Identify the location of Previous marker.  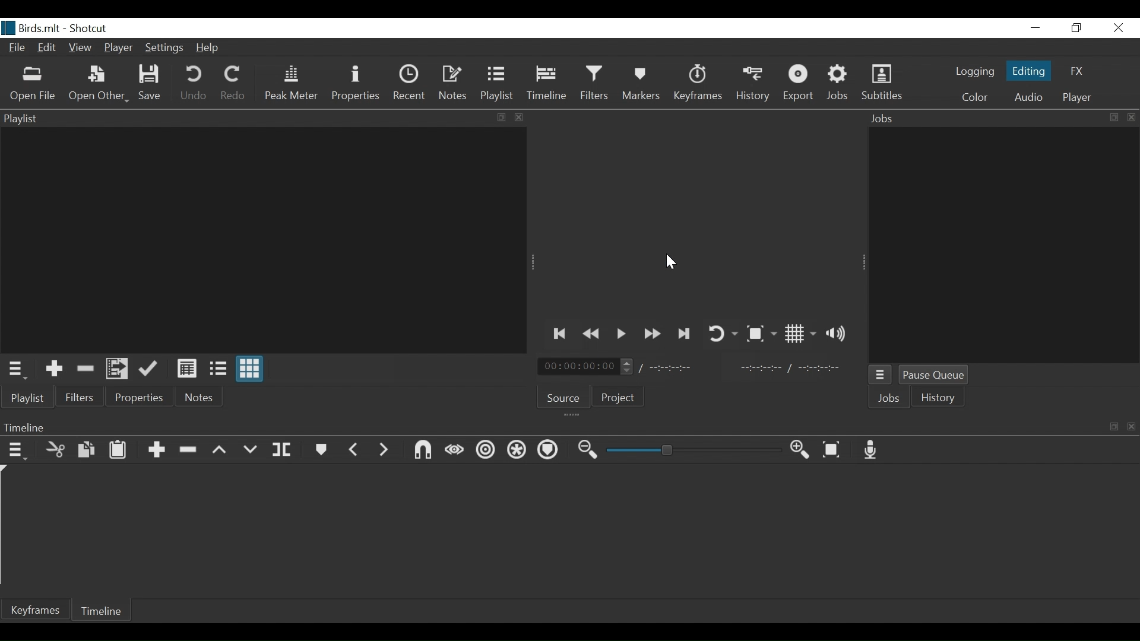
(354, 448).